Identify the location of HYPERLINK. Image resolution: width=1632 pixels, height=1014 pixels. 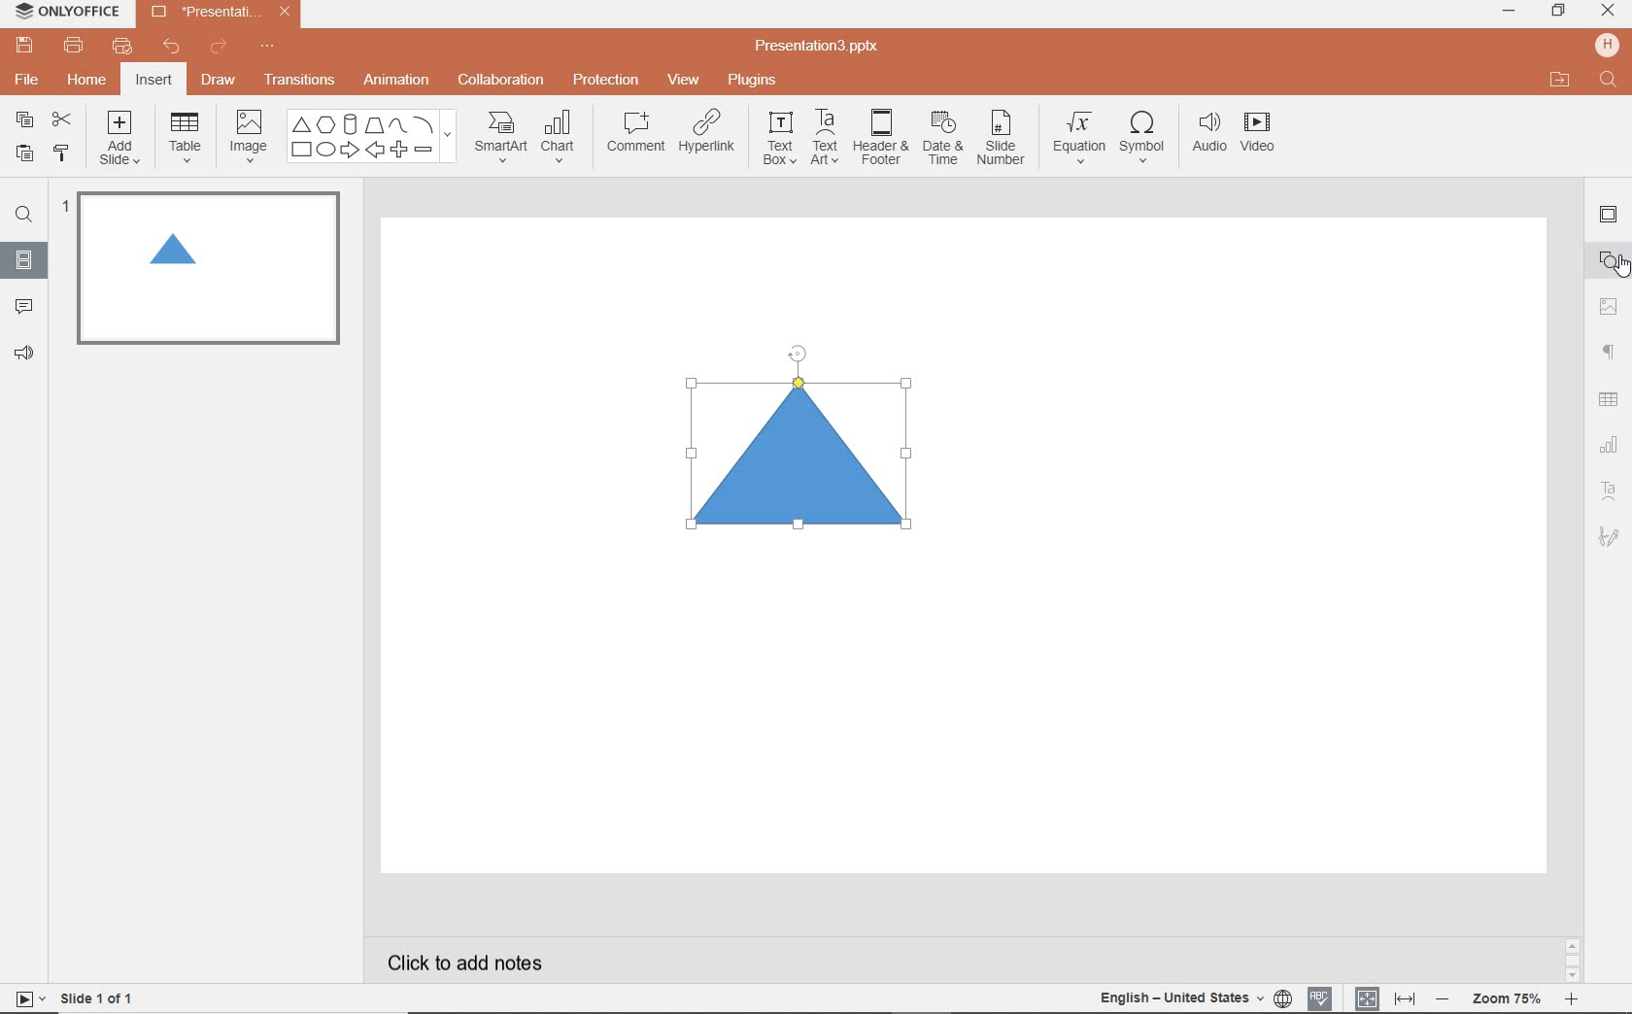
(707, 137).